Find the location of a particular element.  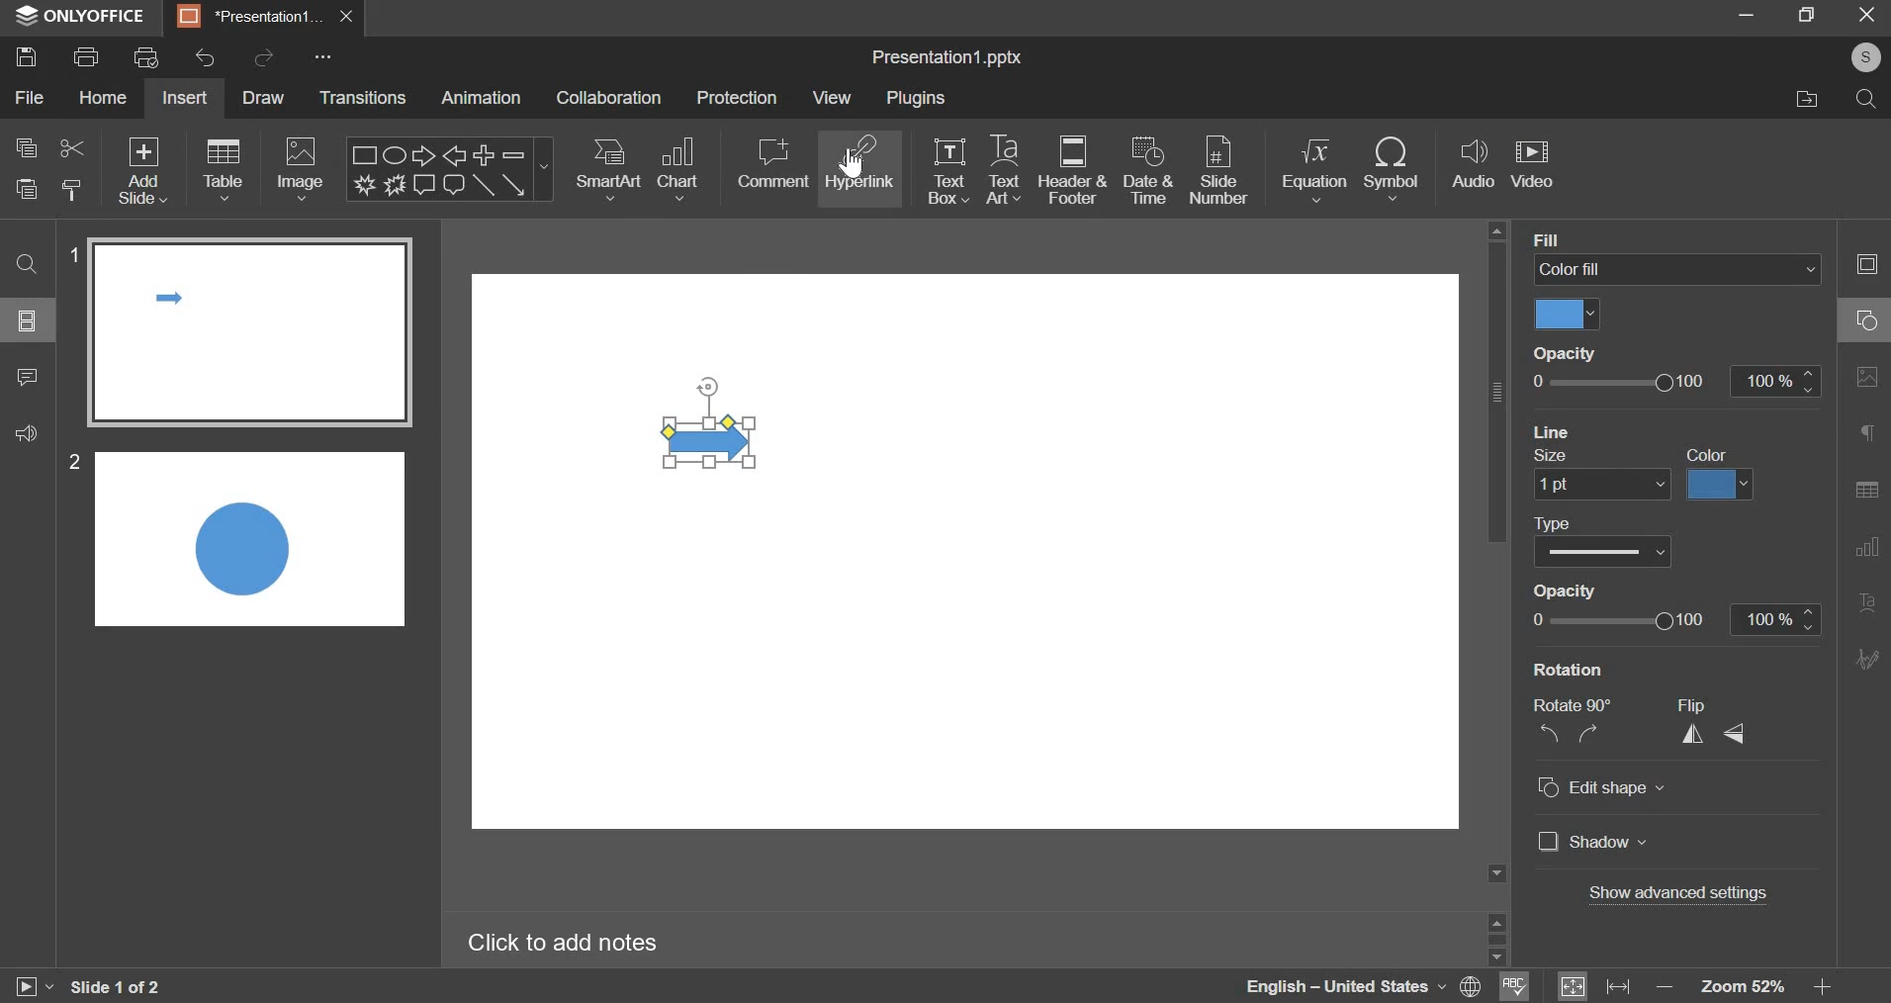

copy is located at coordinates (26, 147).